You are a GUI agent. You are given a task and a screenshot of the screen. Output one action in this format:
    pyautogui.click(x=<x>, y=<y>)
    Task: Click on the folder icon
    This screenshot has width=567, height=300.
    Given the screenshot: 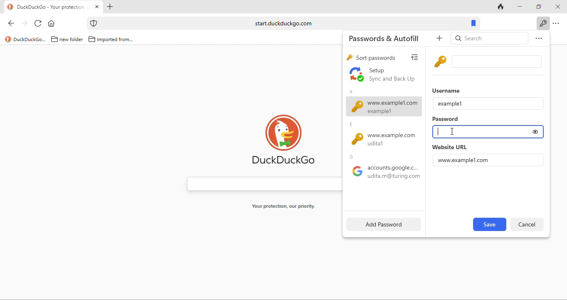 What is the action you would take?
    pyautogui.click(x=92, y=39)
    